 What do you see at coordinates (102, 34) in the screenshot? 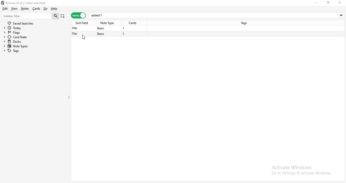
I see `basic` at bounding box center [102, 34].